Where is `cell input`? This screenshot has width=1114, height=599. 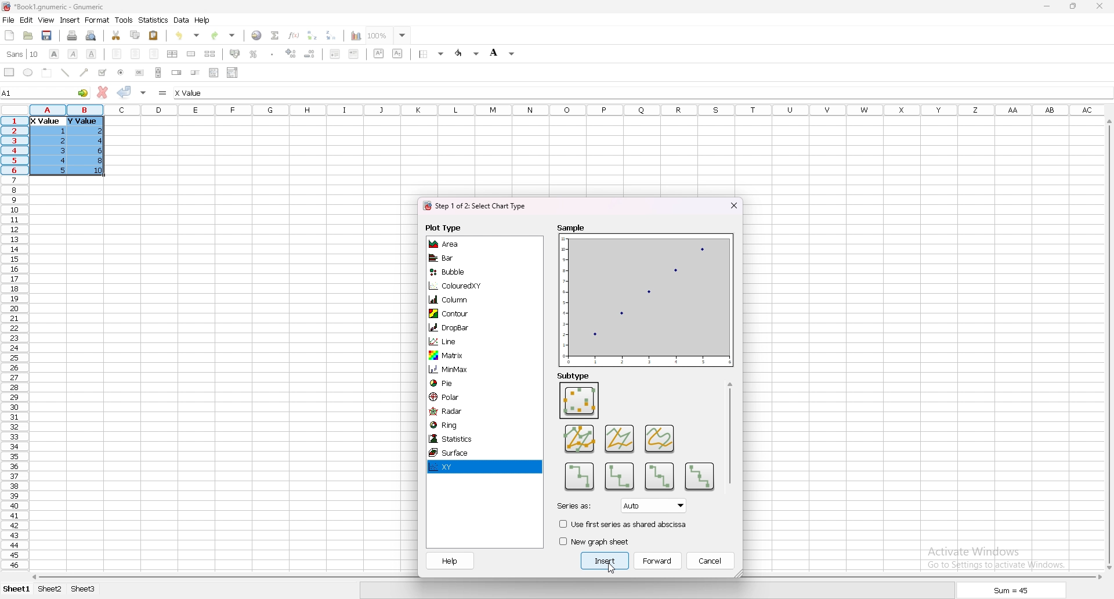
cell input is located at coordinates (200, 93).